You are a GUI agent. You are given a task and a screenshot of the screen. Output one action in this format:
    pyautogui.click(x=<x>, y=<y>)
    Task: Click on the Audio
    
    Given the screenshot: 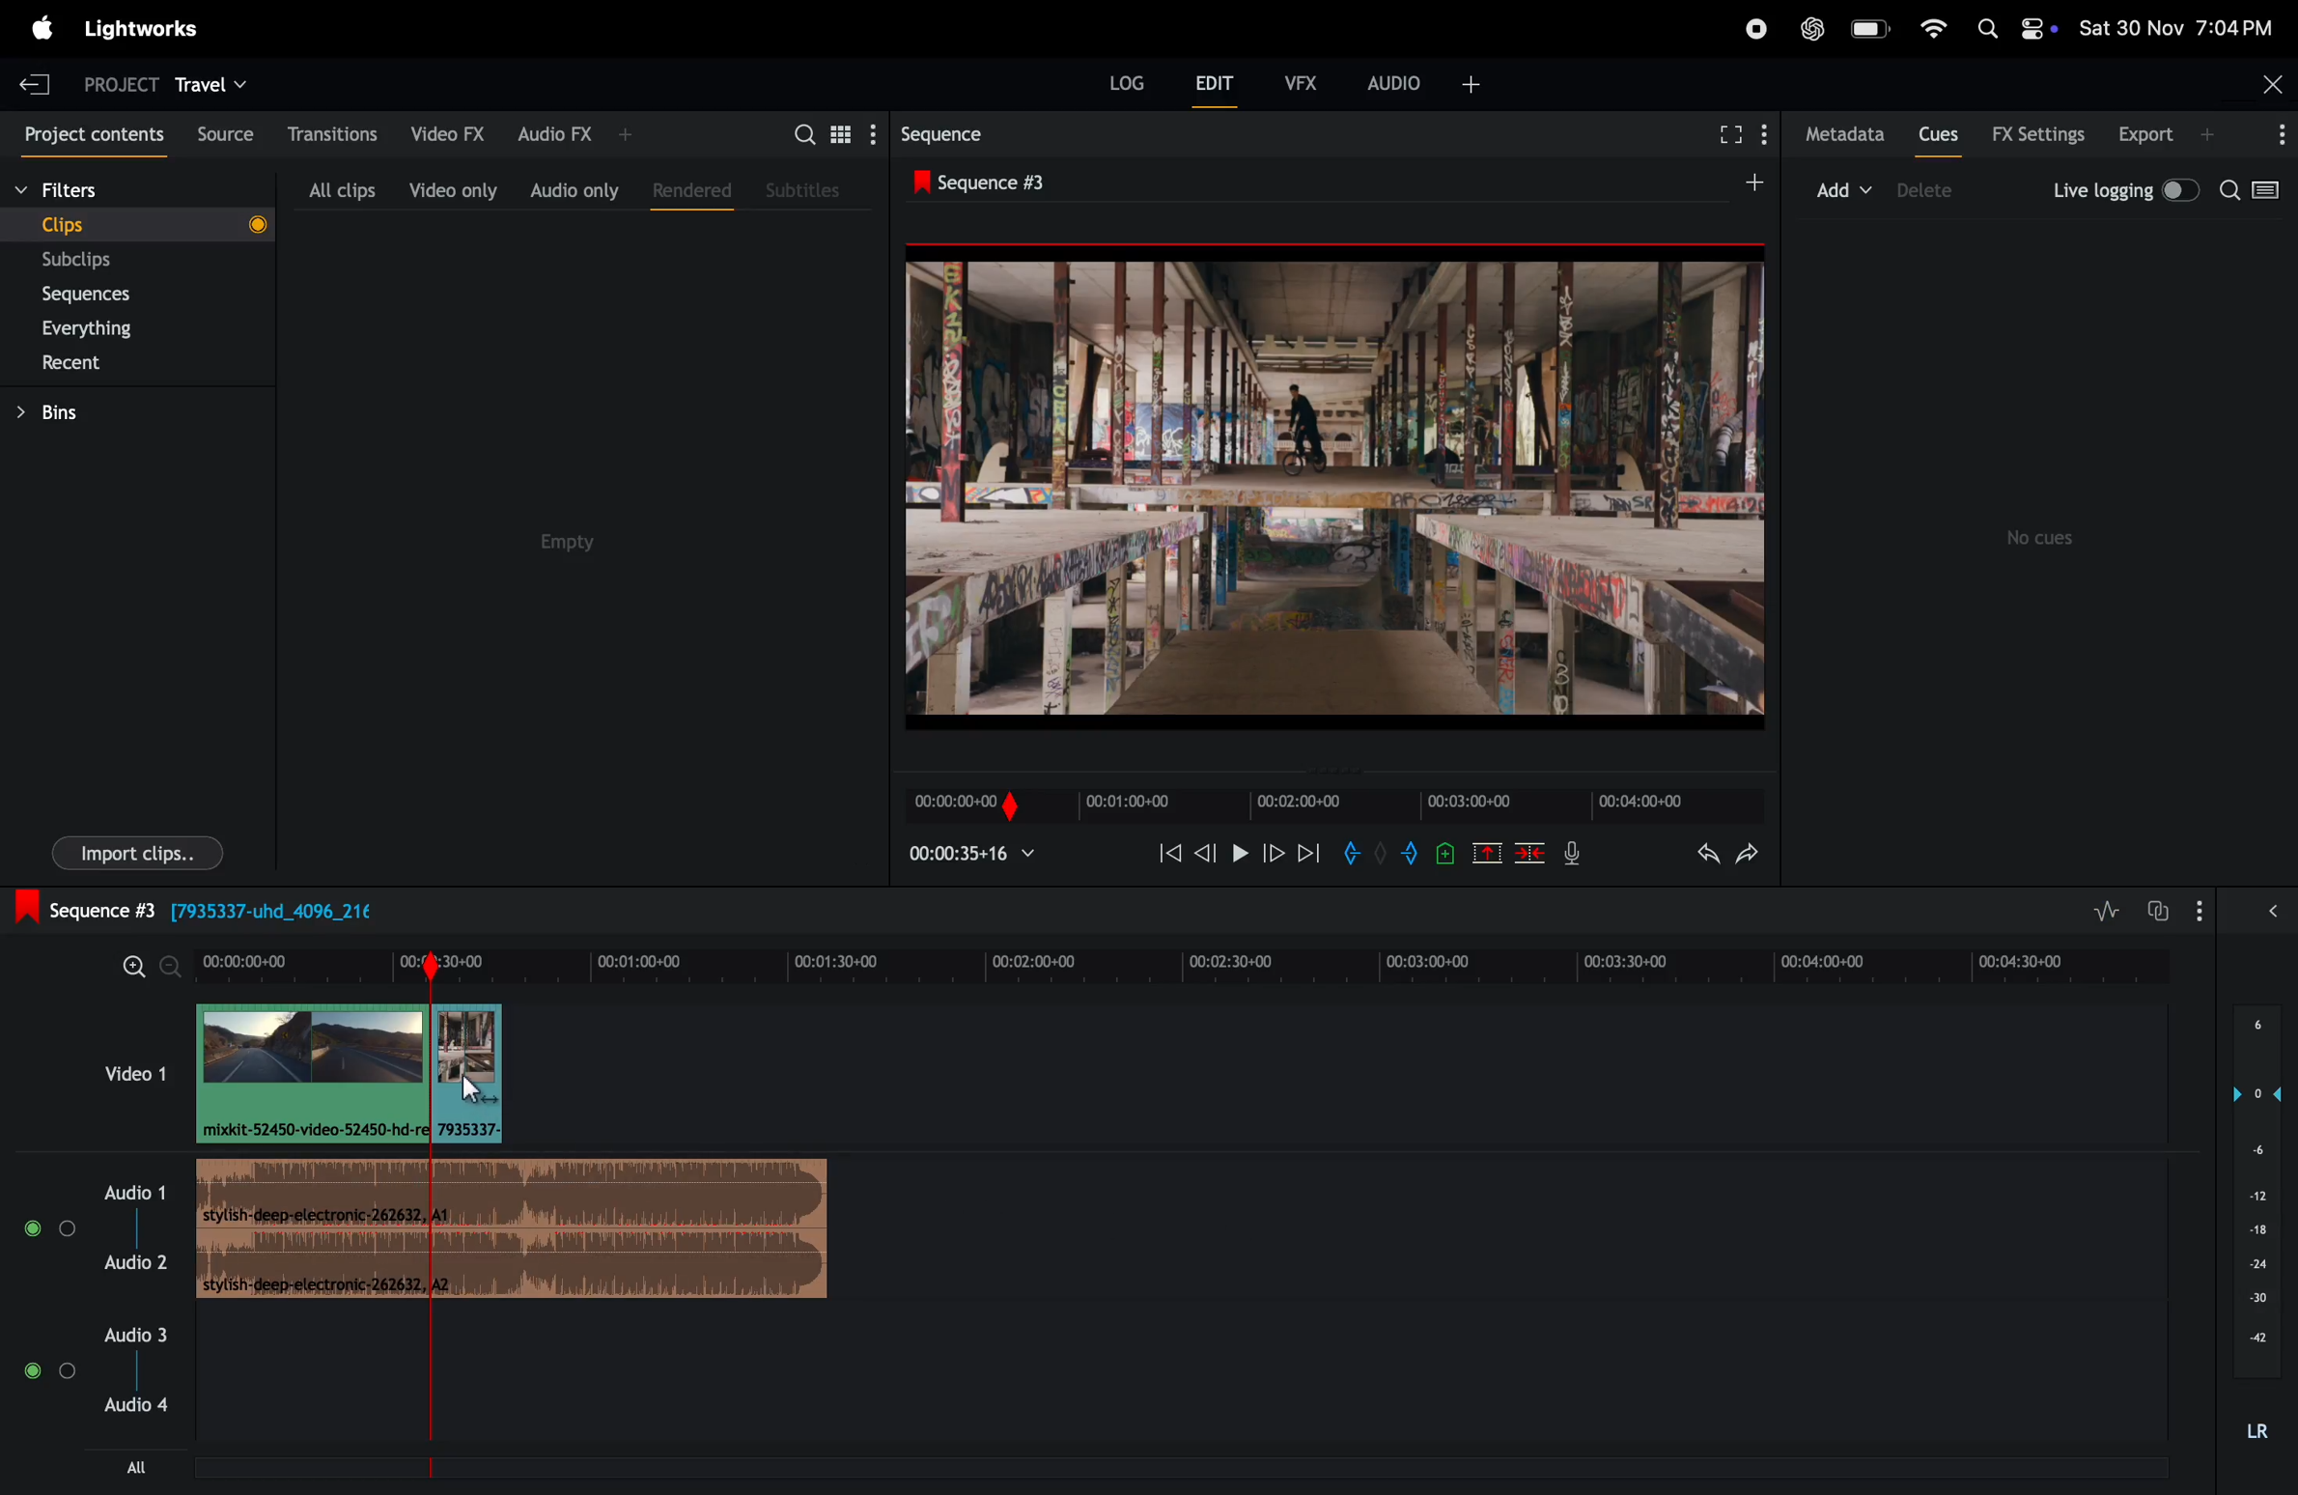 What is the action you would take?
    pyautogui.click(x=2274, y=918)
    